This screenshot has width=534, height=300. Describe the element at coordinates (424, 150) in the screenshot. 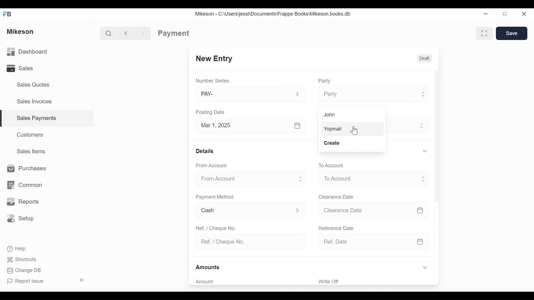

I see `Hide` at that location.